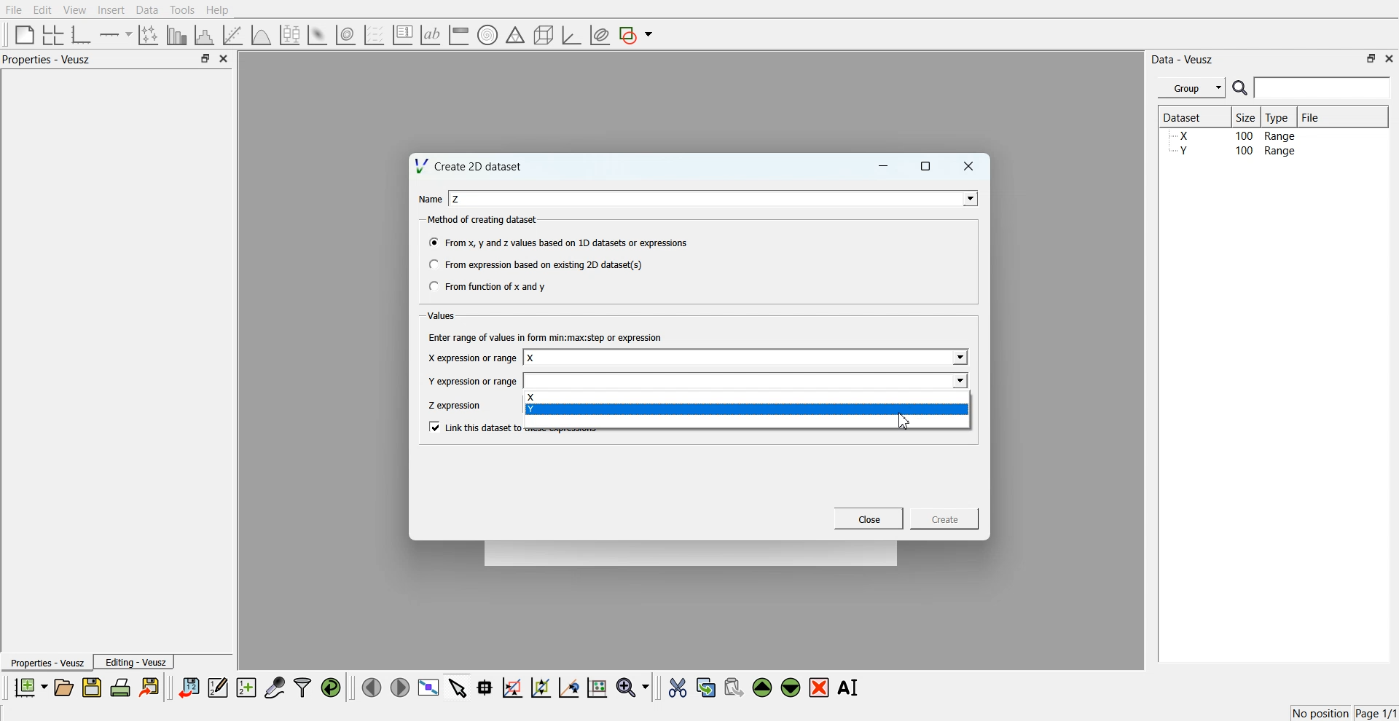 This screenshot has height=721, width=1399. Describe the element at coordinates (560, 241) in the screenshot. I see `|  (& Fromx, y and z values based on 1D datasets or expressions` at that location.